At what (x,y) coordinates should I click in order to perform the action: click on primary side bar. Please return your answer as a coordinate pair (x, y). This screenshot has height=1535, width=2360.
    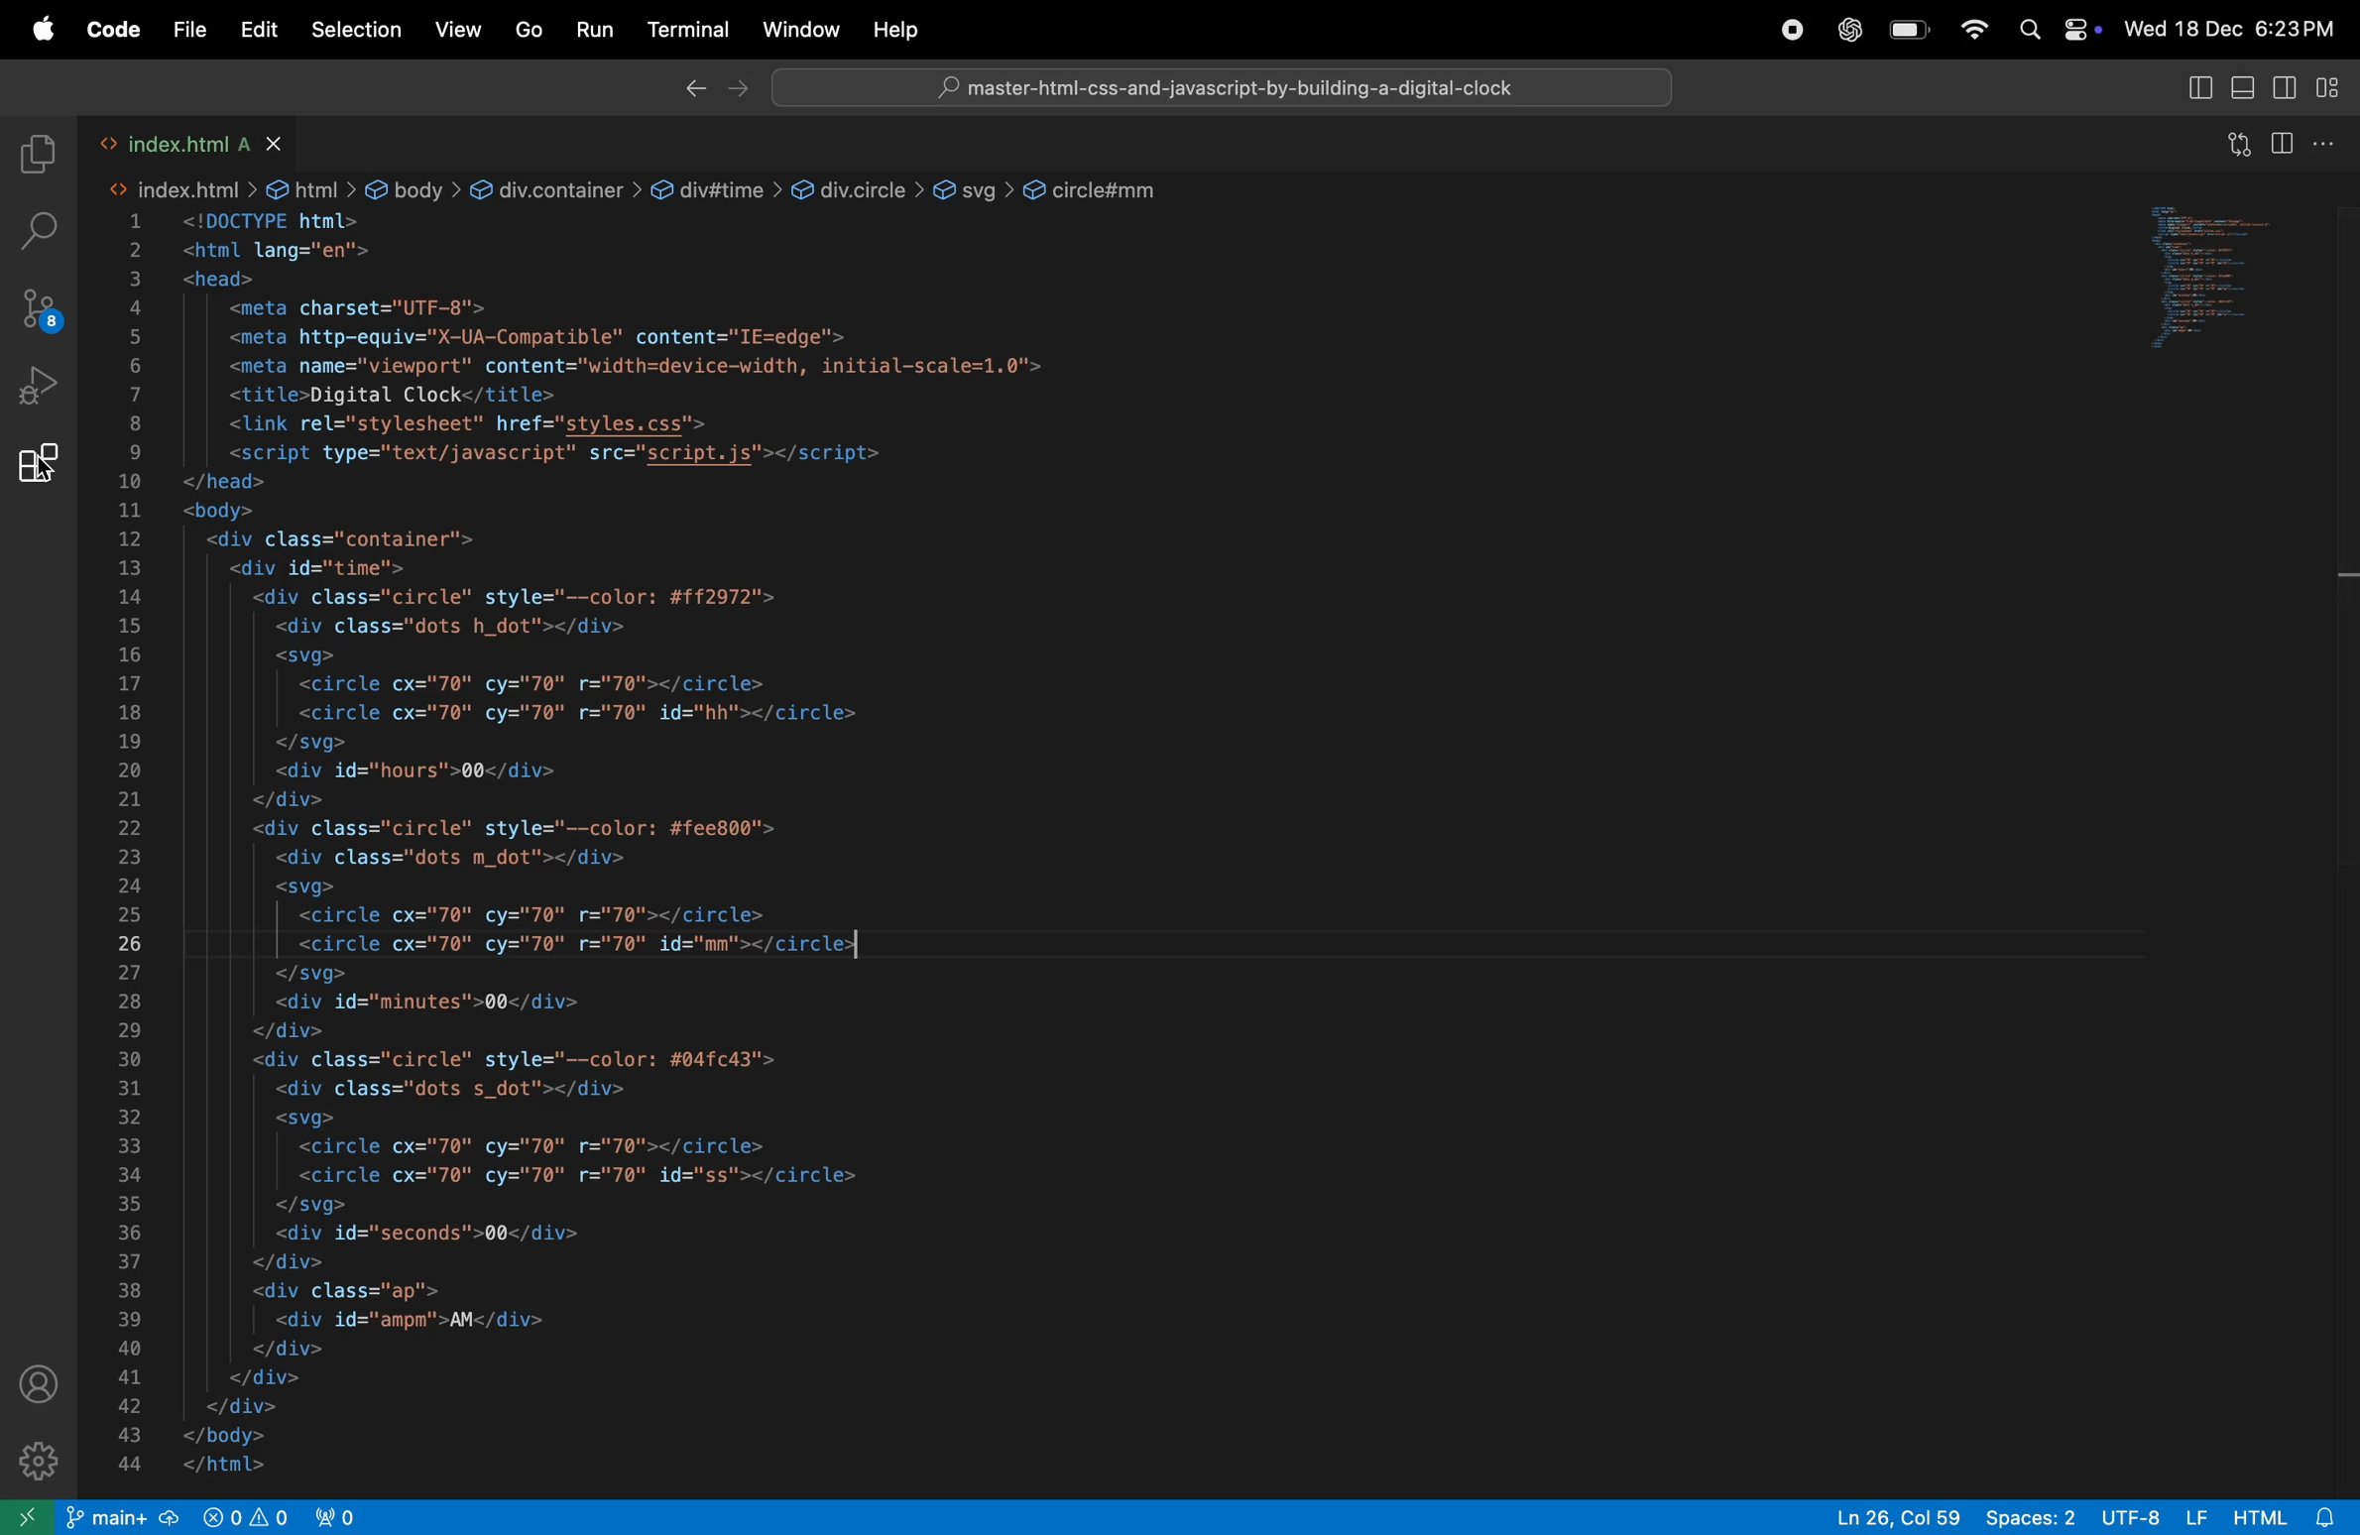
    Looking at the image, I should click on (2199, 87).